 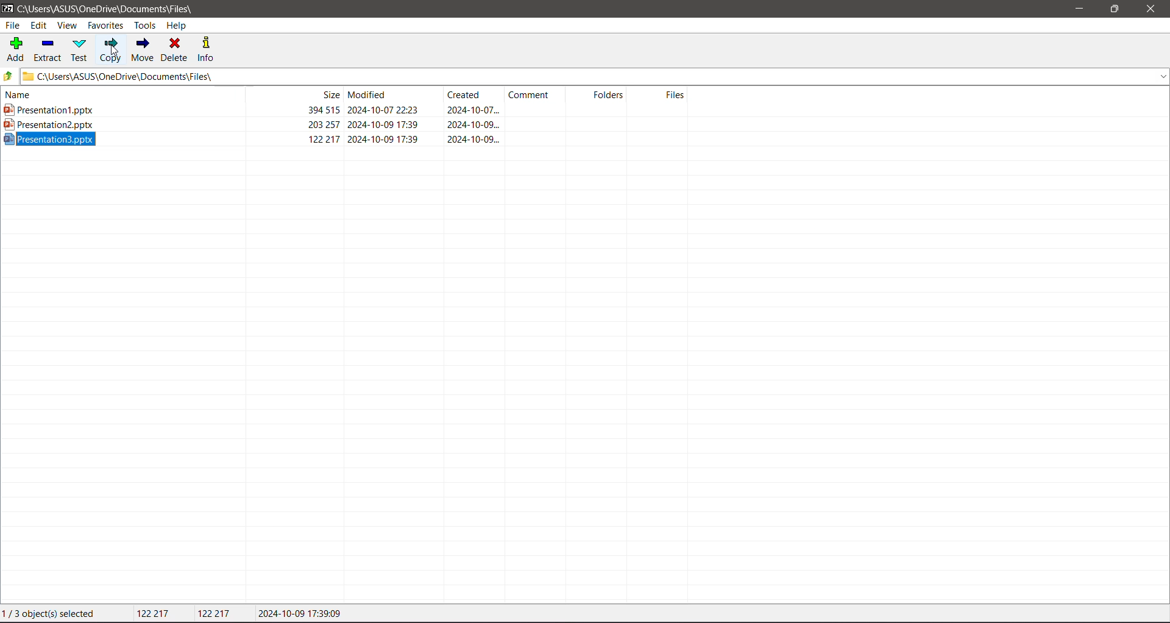 I want to click on Extract, so click(x=48, y=50).